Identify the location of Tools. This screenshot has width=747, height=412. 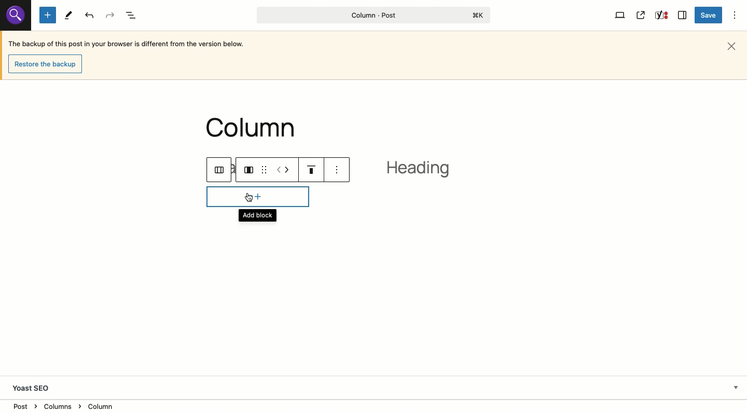
(68, 16).